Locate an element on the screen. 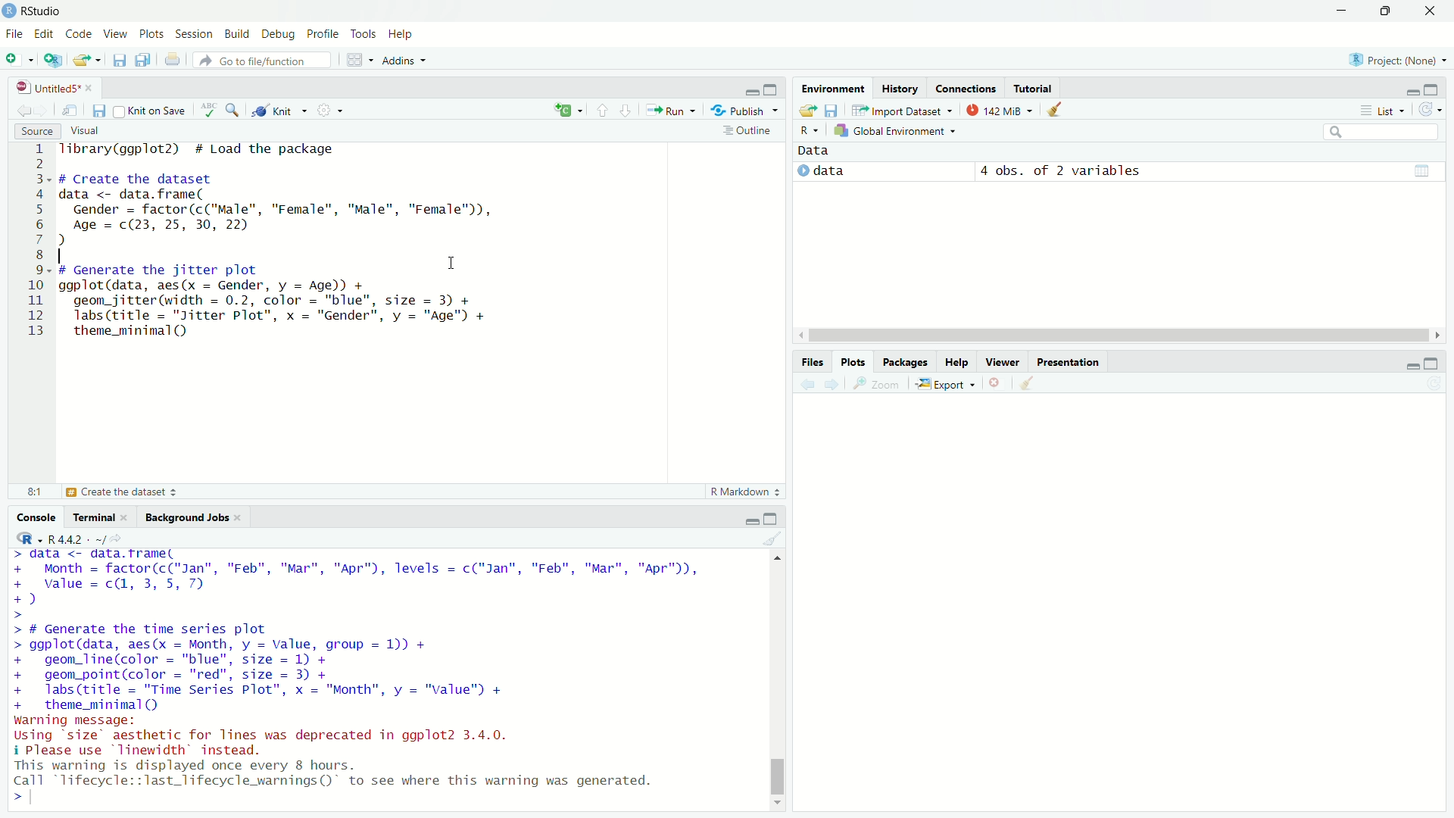 This screenshot has height=818, width=1454. remove the current plot is located at coordinates (998, 384).